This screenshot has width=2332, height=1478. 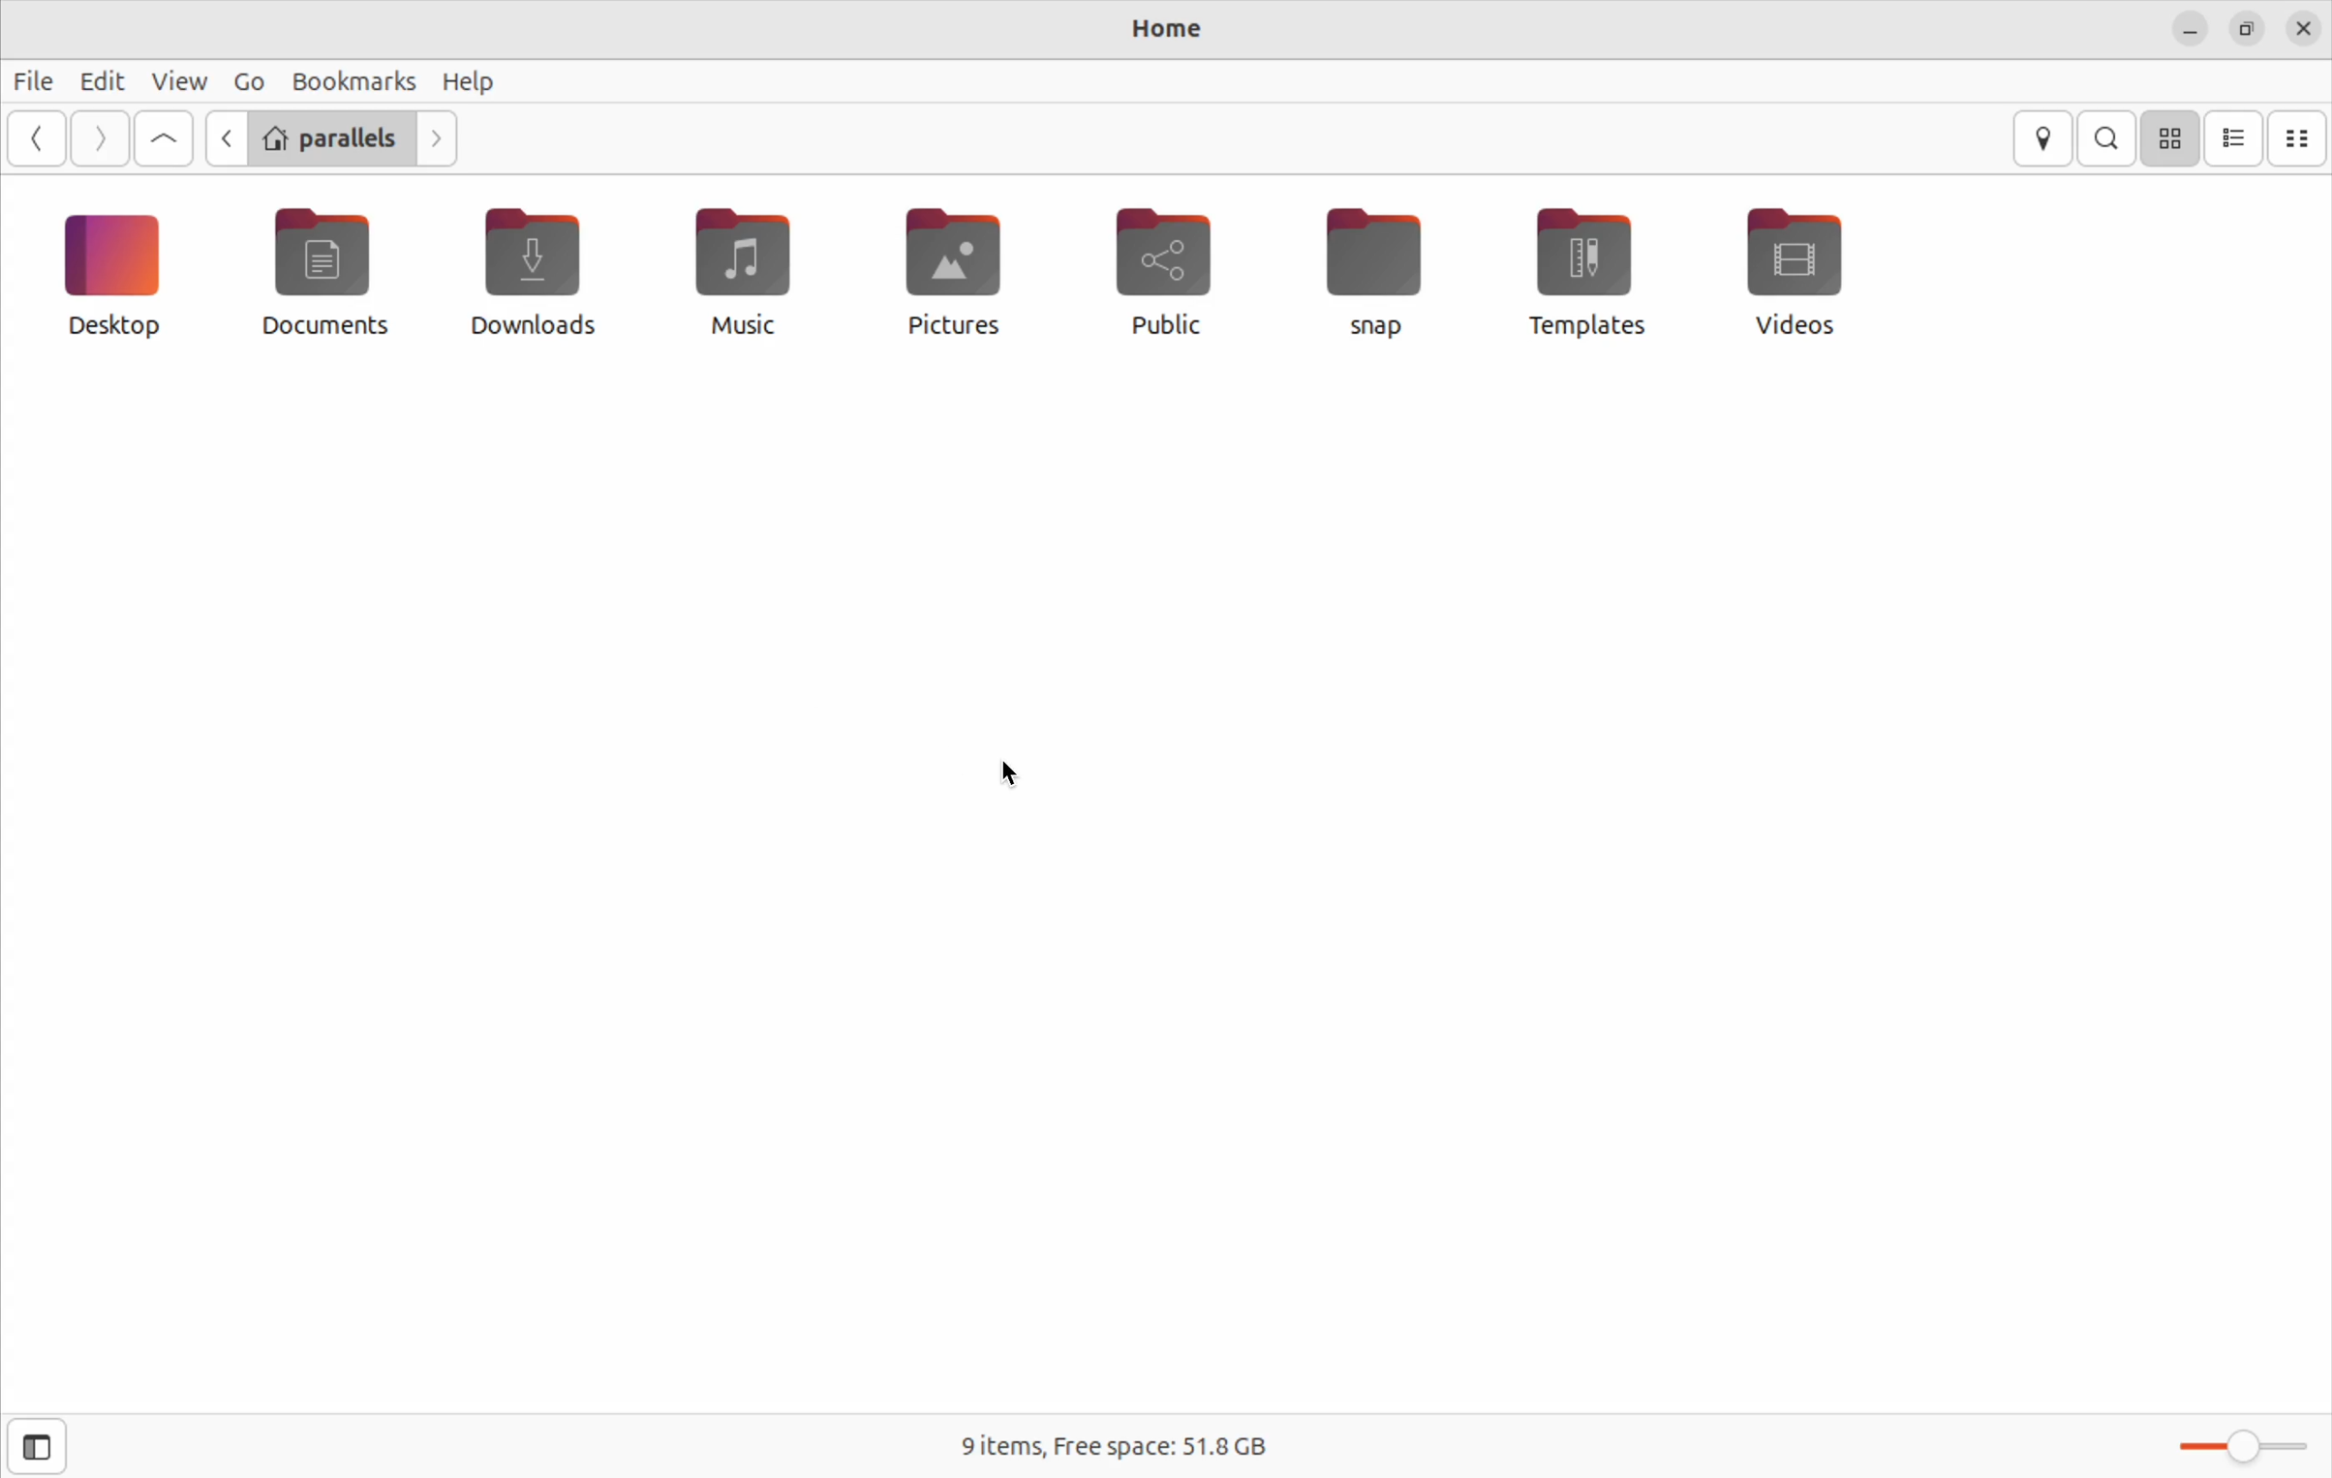 I want to click on public , so click(x=1156, y=270).